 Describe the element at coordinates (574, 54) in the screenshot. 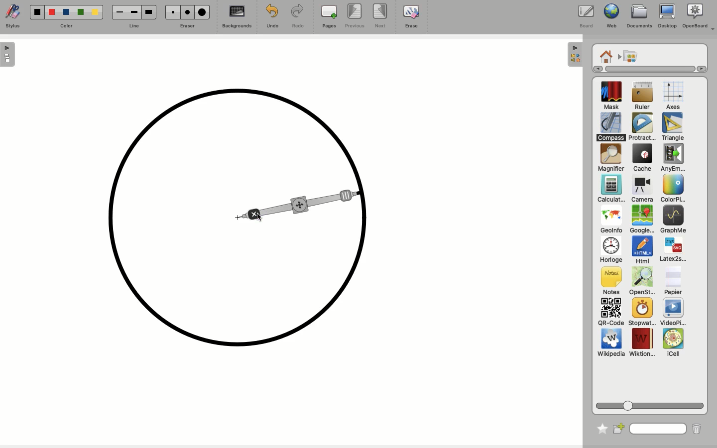

I see `hide sidebar` at that location.